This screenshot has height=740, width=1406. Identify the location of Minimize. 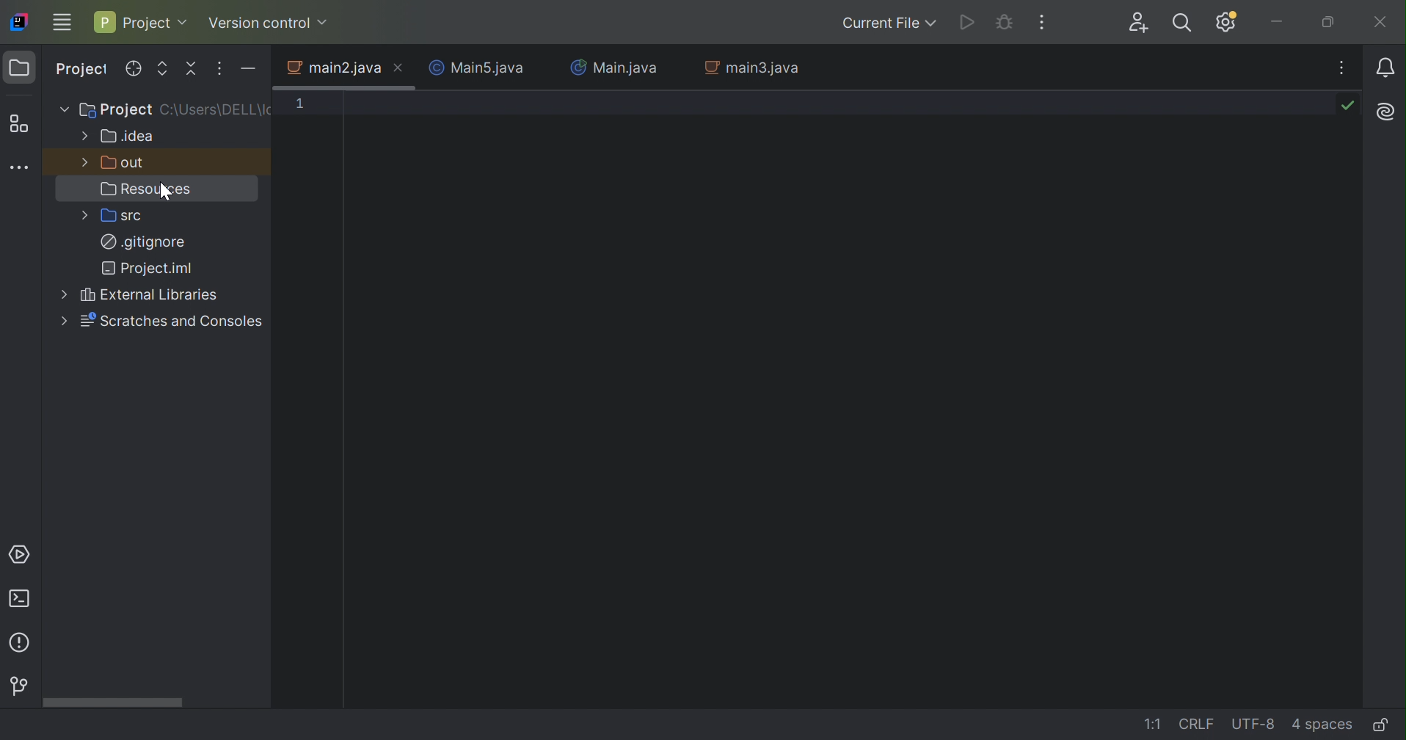
(1284, 23).